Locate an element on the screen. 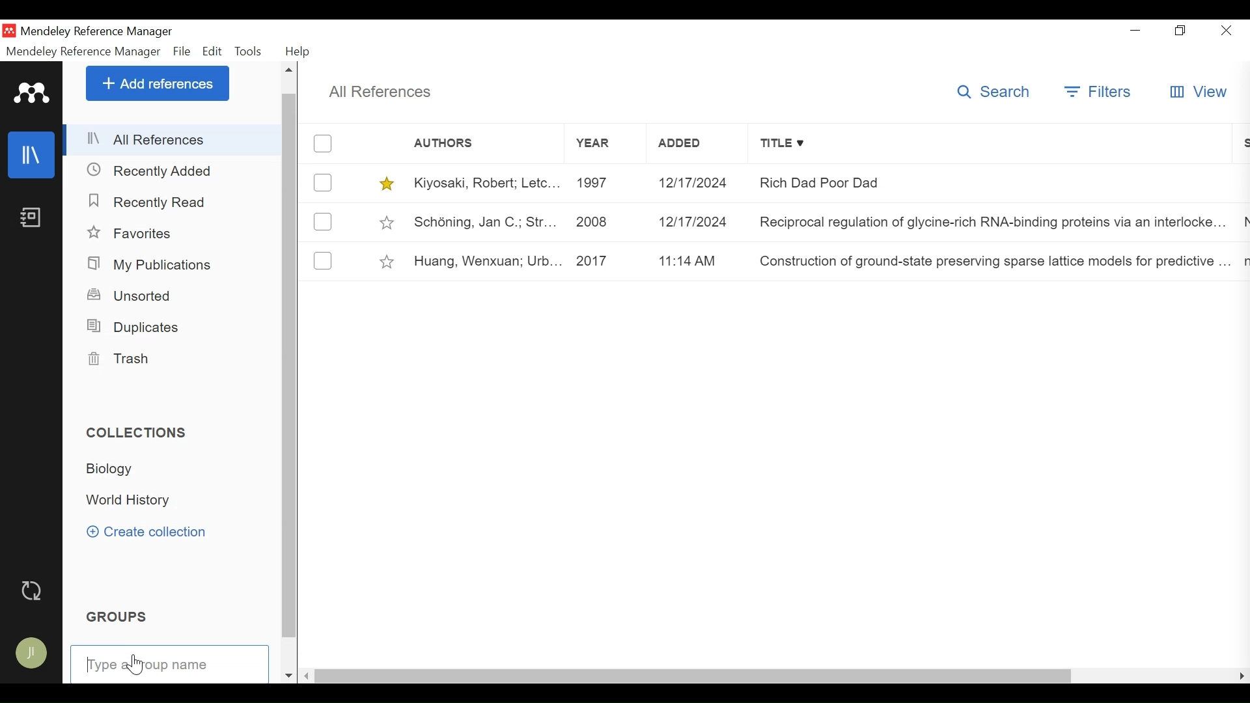  Construction of ground-state preserving sparse lattice models for predictive.. is located at coordinates (993, 260).